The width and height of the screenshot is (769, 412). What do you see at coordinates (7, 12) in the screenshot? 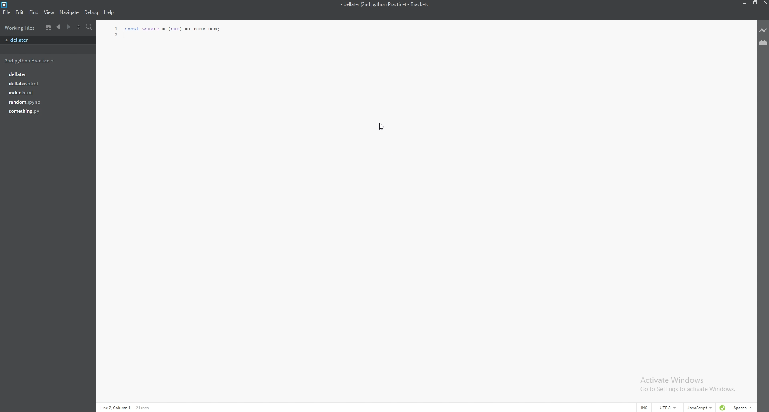
I see `file` at bounding box center [7, 12].